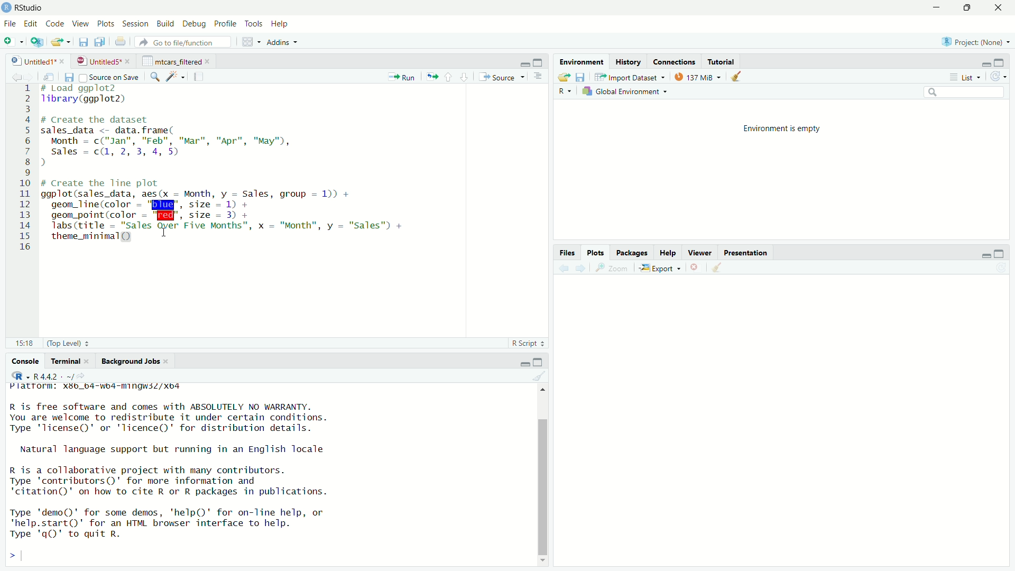  What do you see at coordinates (177, 76) in the screenshot?
I see `code tools` at bounding box center [177, 76].